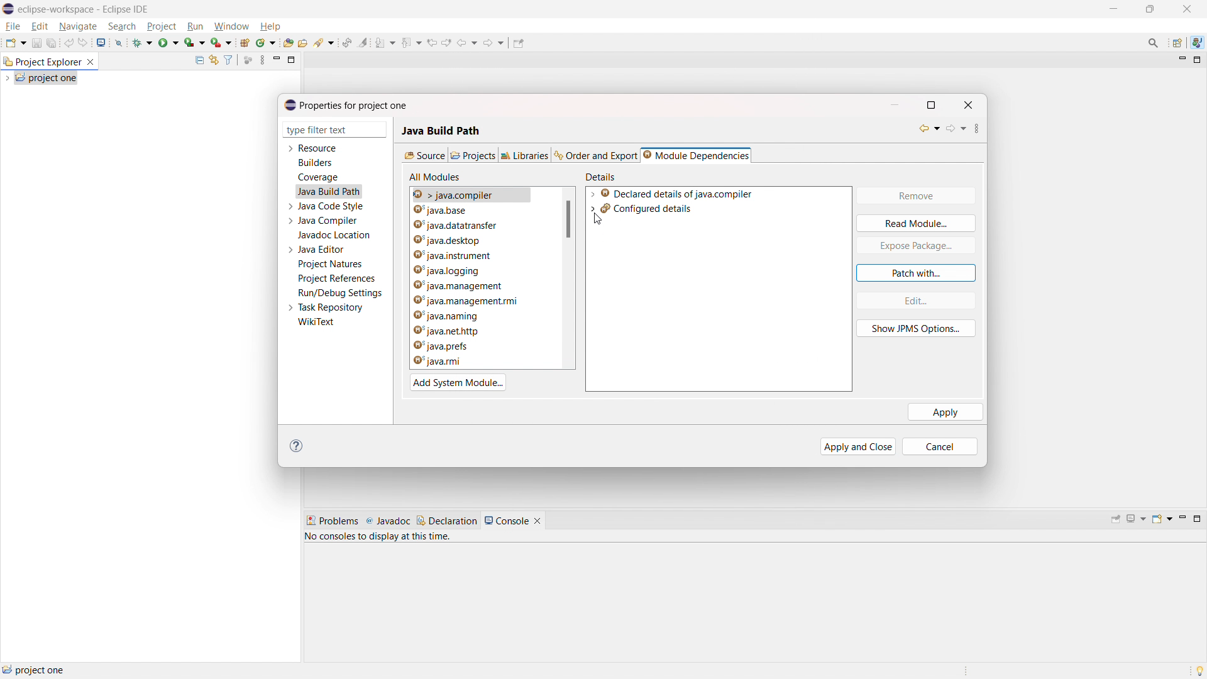 This screenshot has height=679, width=1207. What do you see at coordinates (471, 302) in the screenshot?
I see `java.management.rmi` at bounding box center [471, 302].